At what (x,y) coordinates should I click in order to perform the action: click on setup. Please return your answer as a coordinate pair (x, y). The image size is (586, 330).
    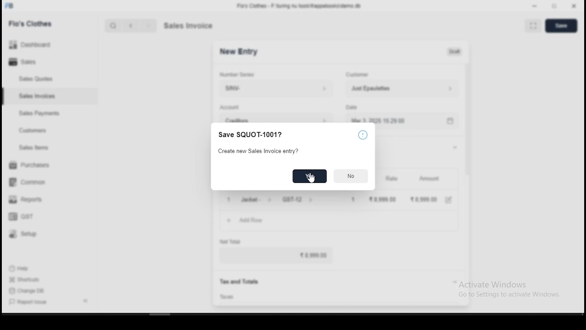
    Looking at the image, I should click on (30, 234).